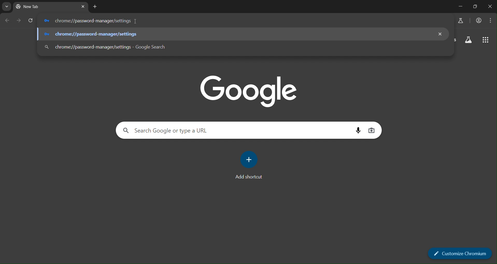  What do you see at coordinates (479, 20) in the screenshot?
I see `accounts` at bounding box center [479, 20].